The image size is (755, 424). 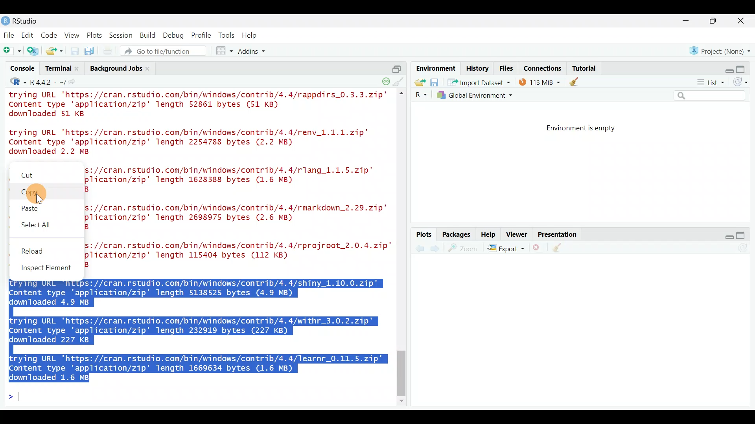 I want to click on Background jobs, so click(x=115, y=68).